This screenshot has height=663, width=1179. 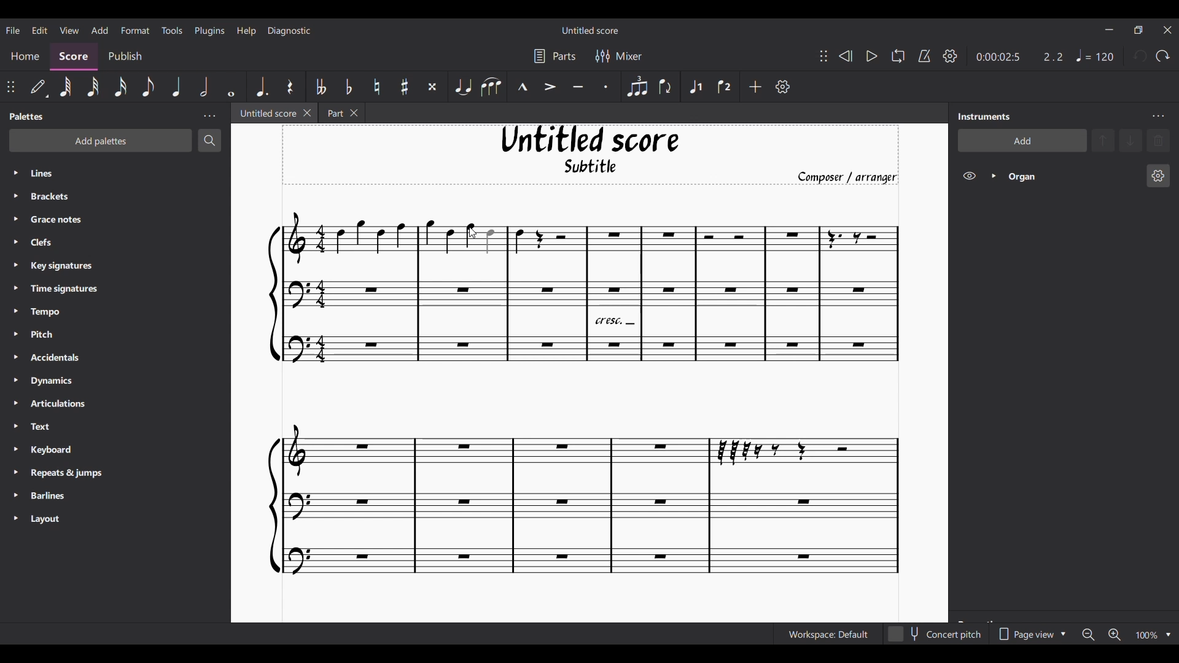 I want to click on Current duration and ratio, so click(x=1019, y=57).